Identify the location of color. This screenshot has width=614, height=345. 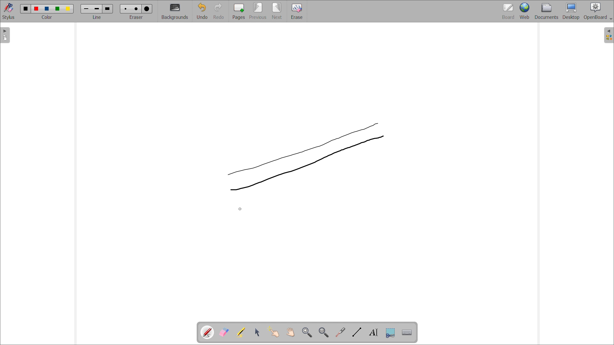
(37, 9).